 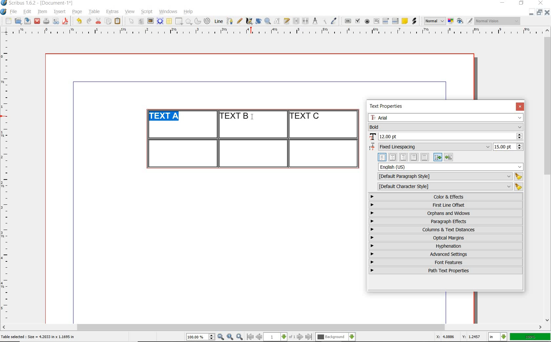 I want to click on new, so click(x=8, y=21).